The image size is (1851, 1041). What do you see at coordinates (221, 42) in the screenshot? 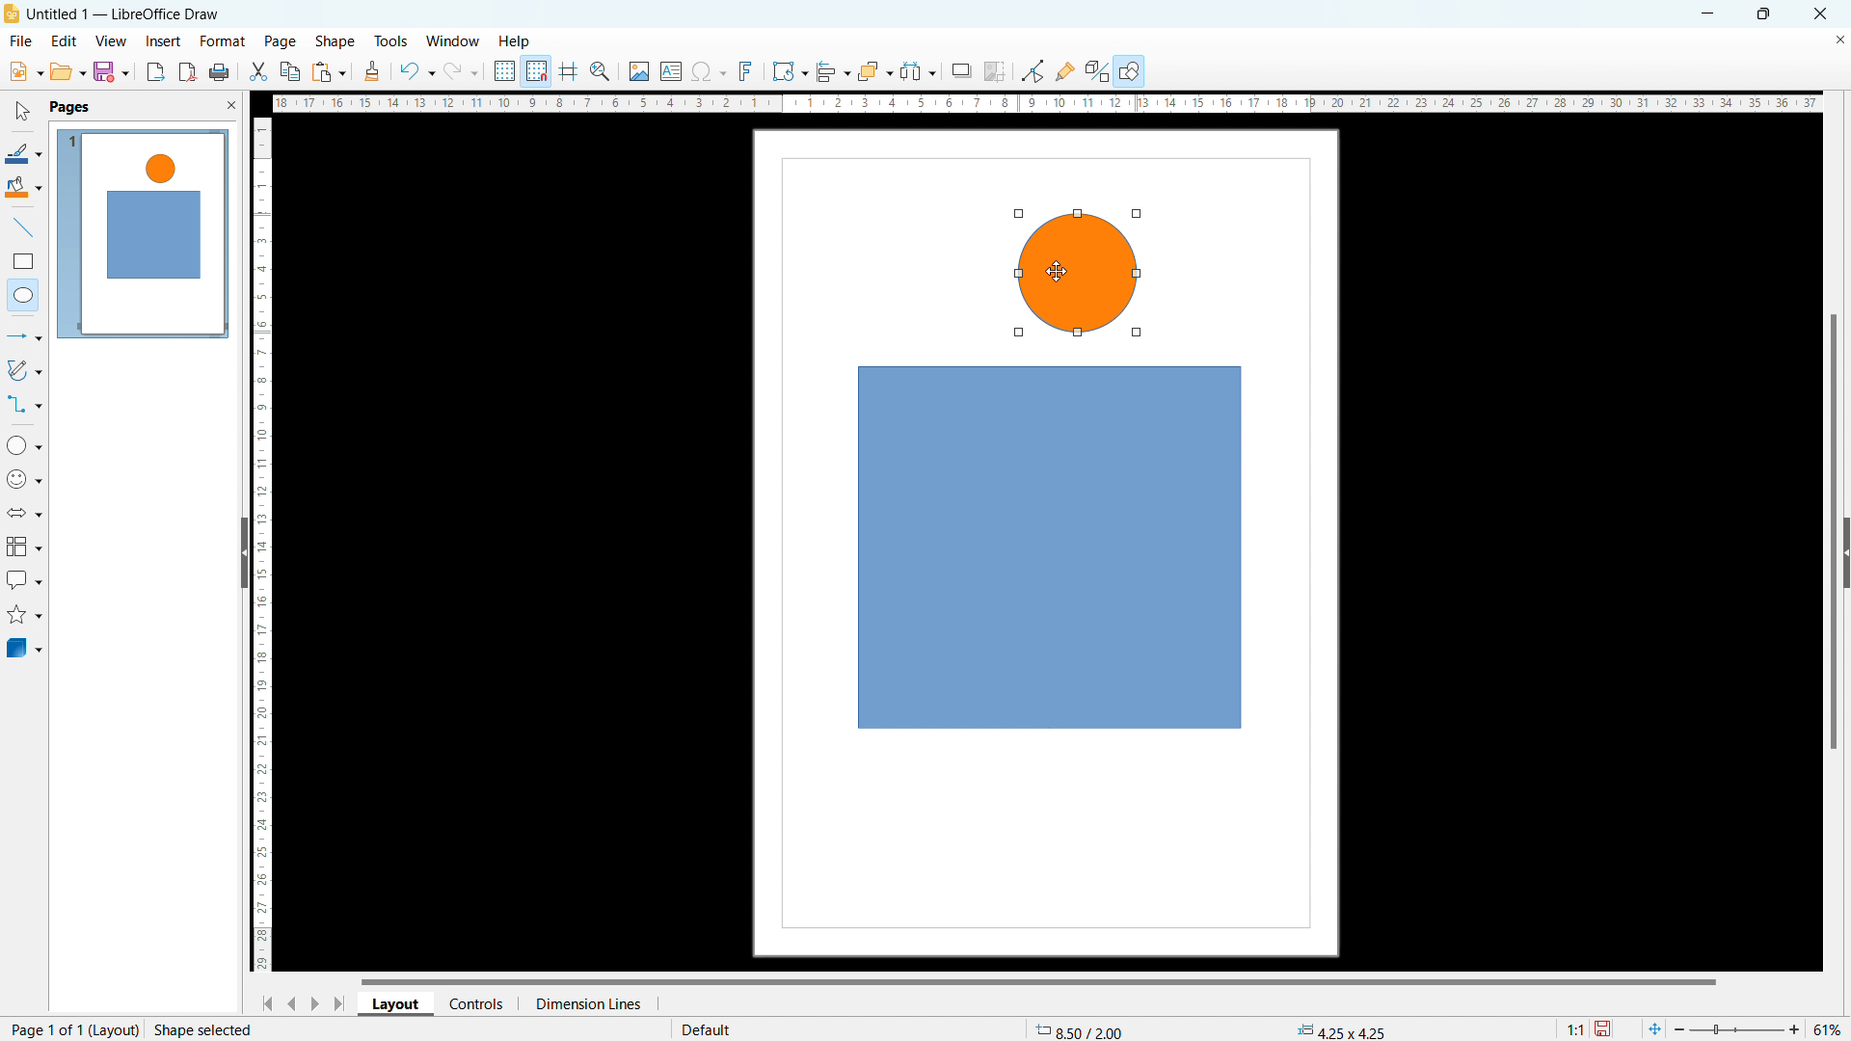
I see `format` at bounding box center [221, 42].